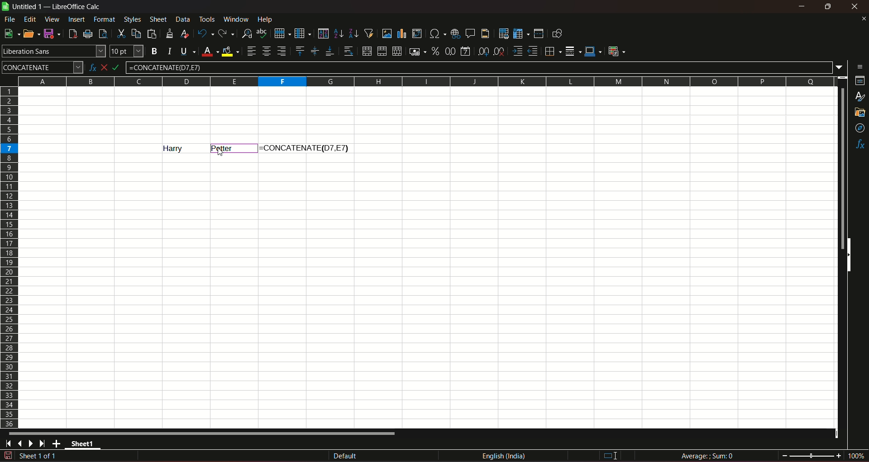 This screenshot has width=869, height=462. Describe the element at coordinates (827, 7) in the screenshot. I see `minimize & maximize` at that location.